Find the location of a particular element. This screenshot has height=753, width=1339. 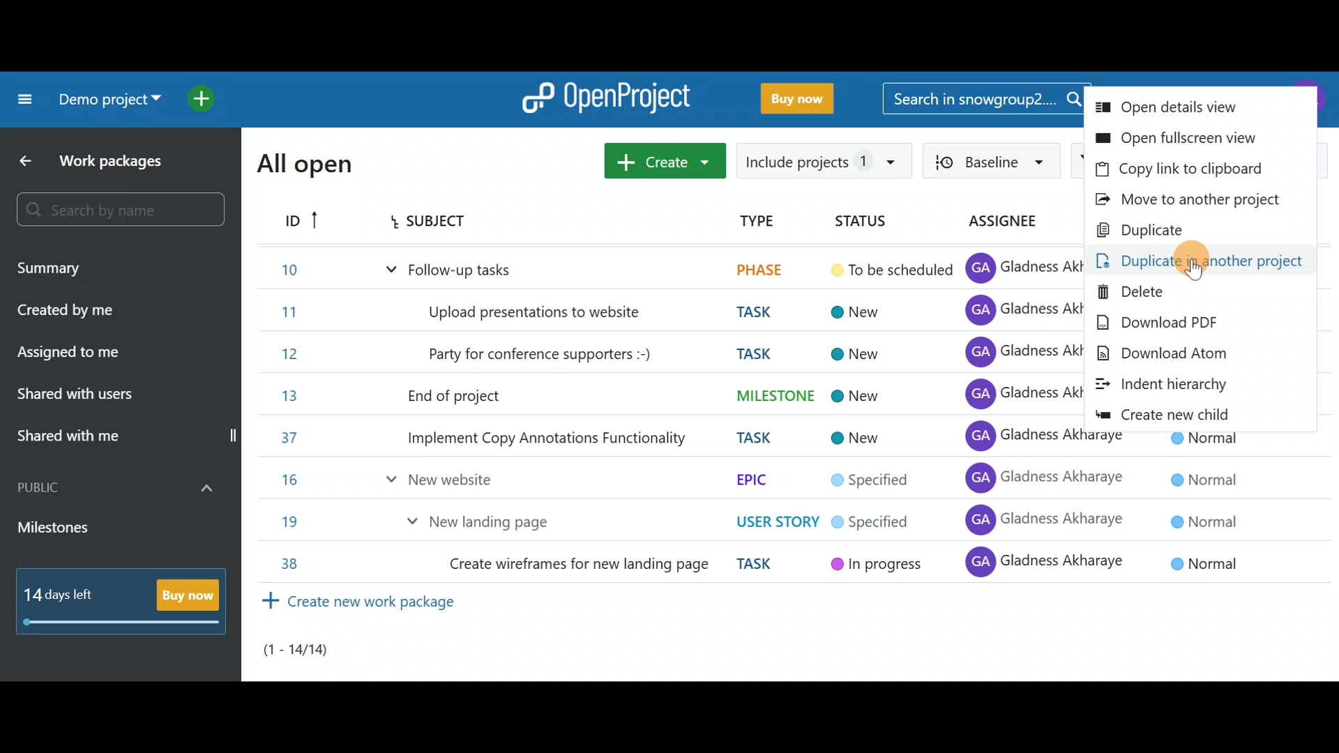

Collapse project menu is located at coordinates (22, 100).